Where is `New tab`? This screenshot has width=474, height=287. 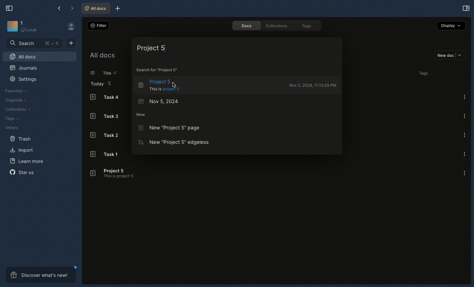
New tab is located at coordinates (118, 9).